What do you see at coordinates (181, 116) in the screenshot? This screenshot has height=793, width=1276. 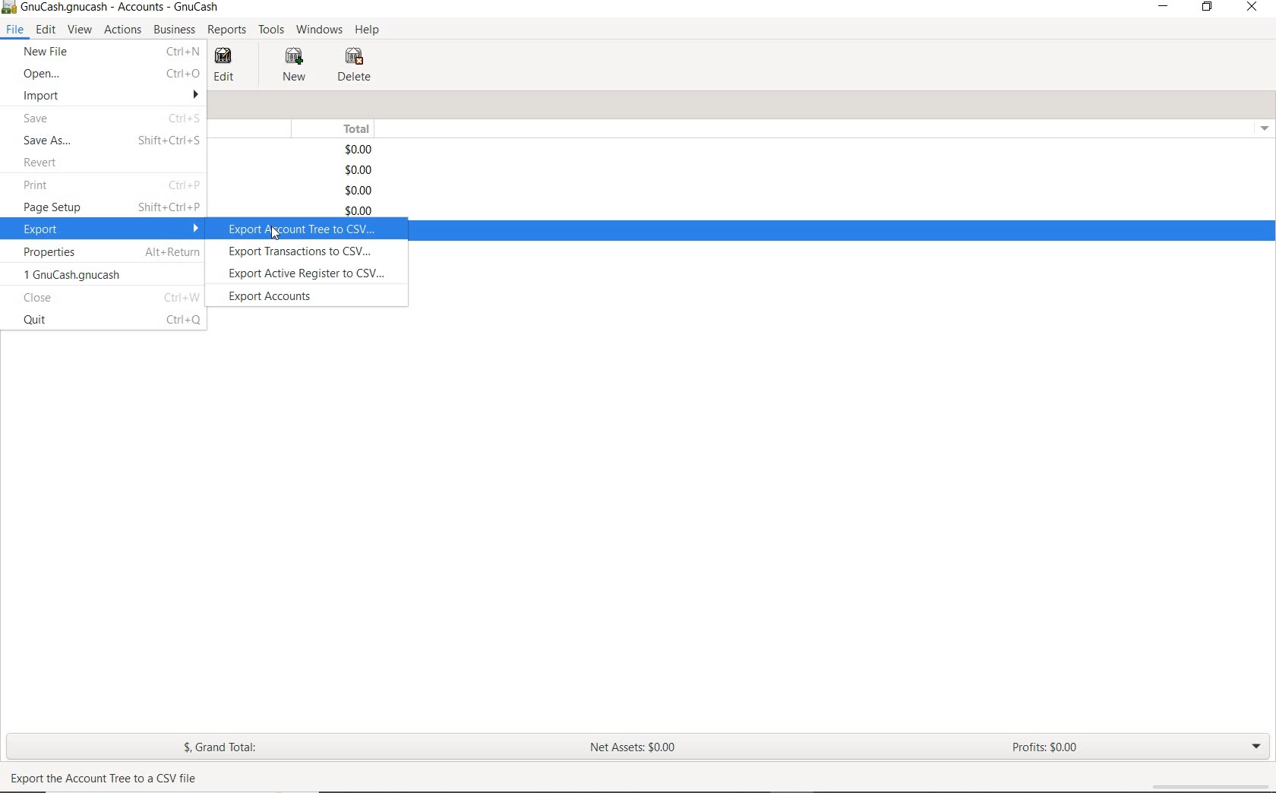 I see `Ctrl+S` at bounding box center [181, 116].